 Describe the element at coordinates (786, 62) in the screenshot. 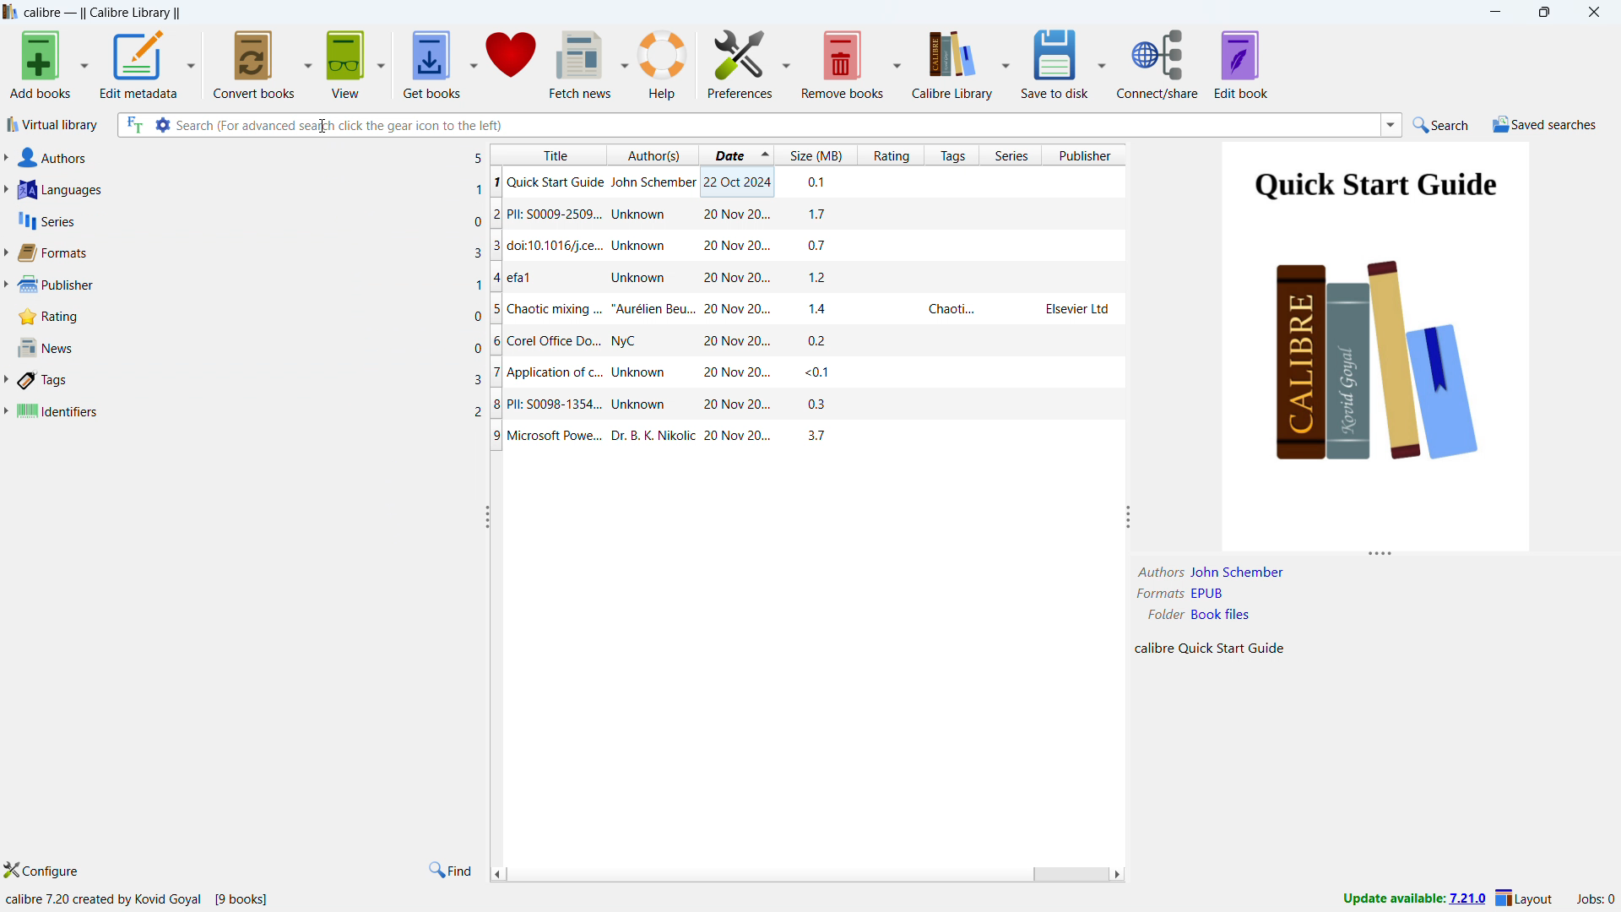

I see `preference options` at that location.